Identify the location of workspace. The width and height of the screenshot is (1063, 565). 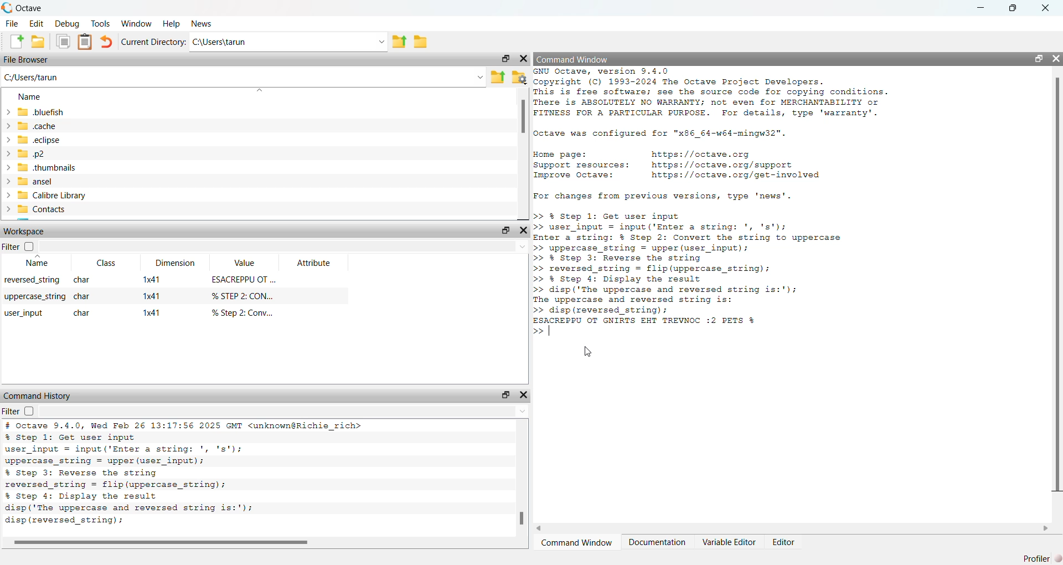
(26, 233).